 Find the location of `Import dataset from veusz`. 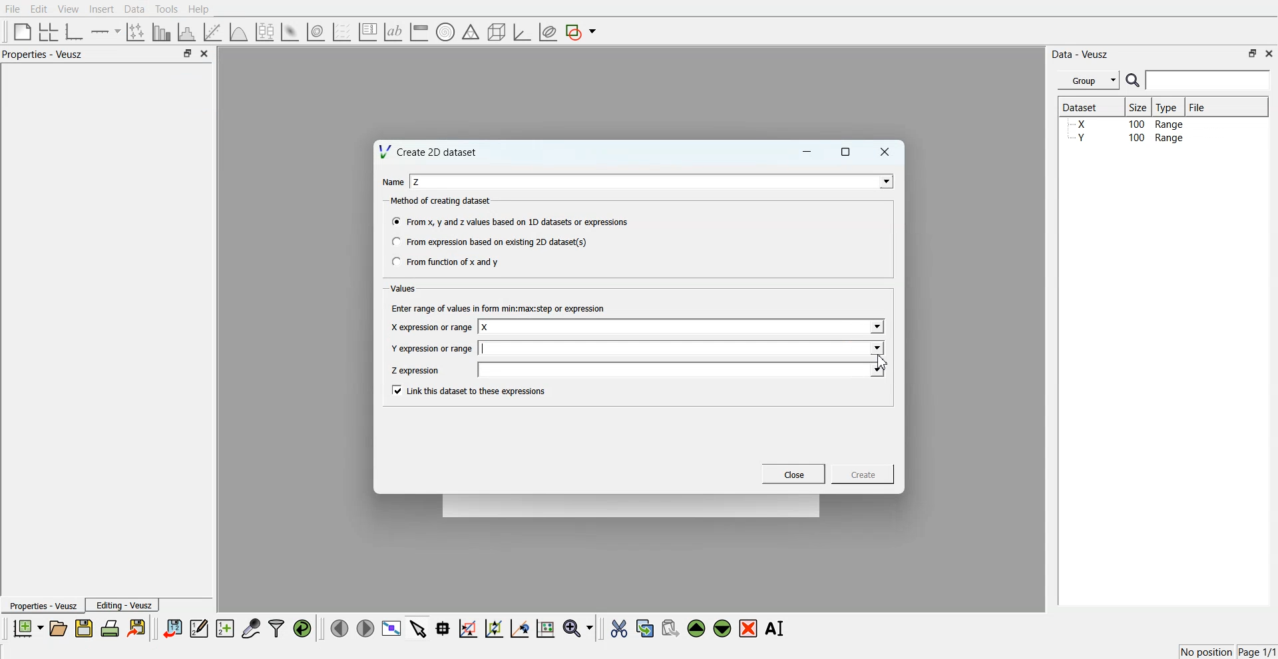

Import dataset from veusz is located at coordinates (172, 628).